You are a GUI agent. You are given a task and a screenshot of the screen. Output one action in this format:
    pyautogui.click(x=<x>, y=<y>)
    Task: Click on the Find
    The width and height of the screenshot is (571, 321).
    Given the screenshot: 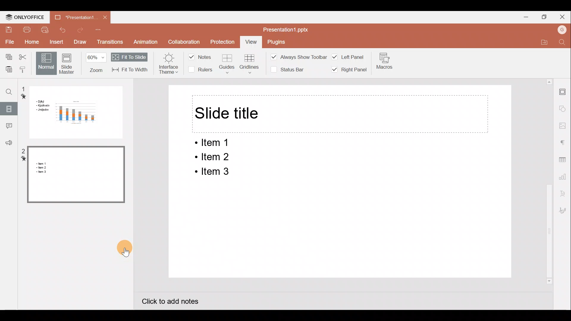 What is the action you would take?
    pyautogui.click(x=7, y=89)
    